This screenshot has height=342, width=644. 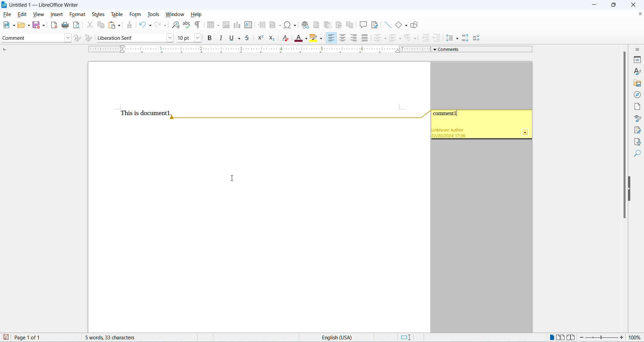 What do you see at coordinates (365, 38) in the screenshot?
I see `justified` at bounding box center [365, 38].